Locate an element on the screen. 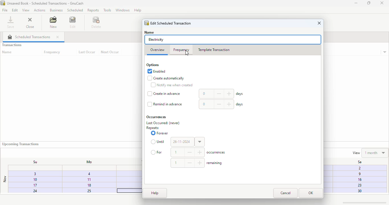  3 is located at coordinates (32, 175).